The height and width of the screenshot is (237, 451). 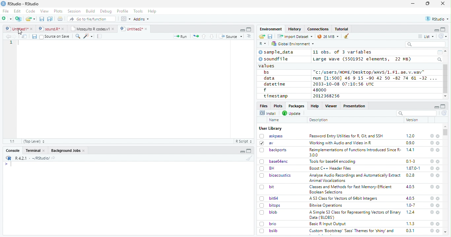 I want to click on Full screen, so click(x=249, y=29).